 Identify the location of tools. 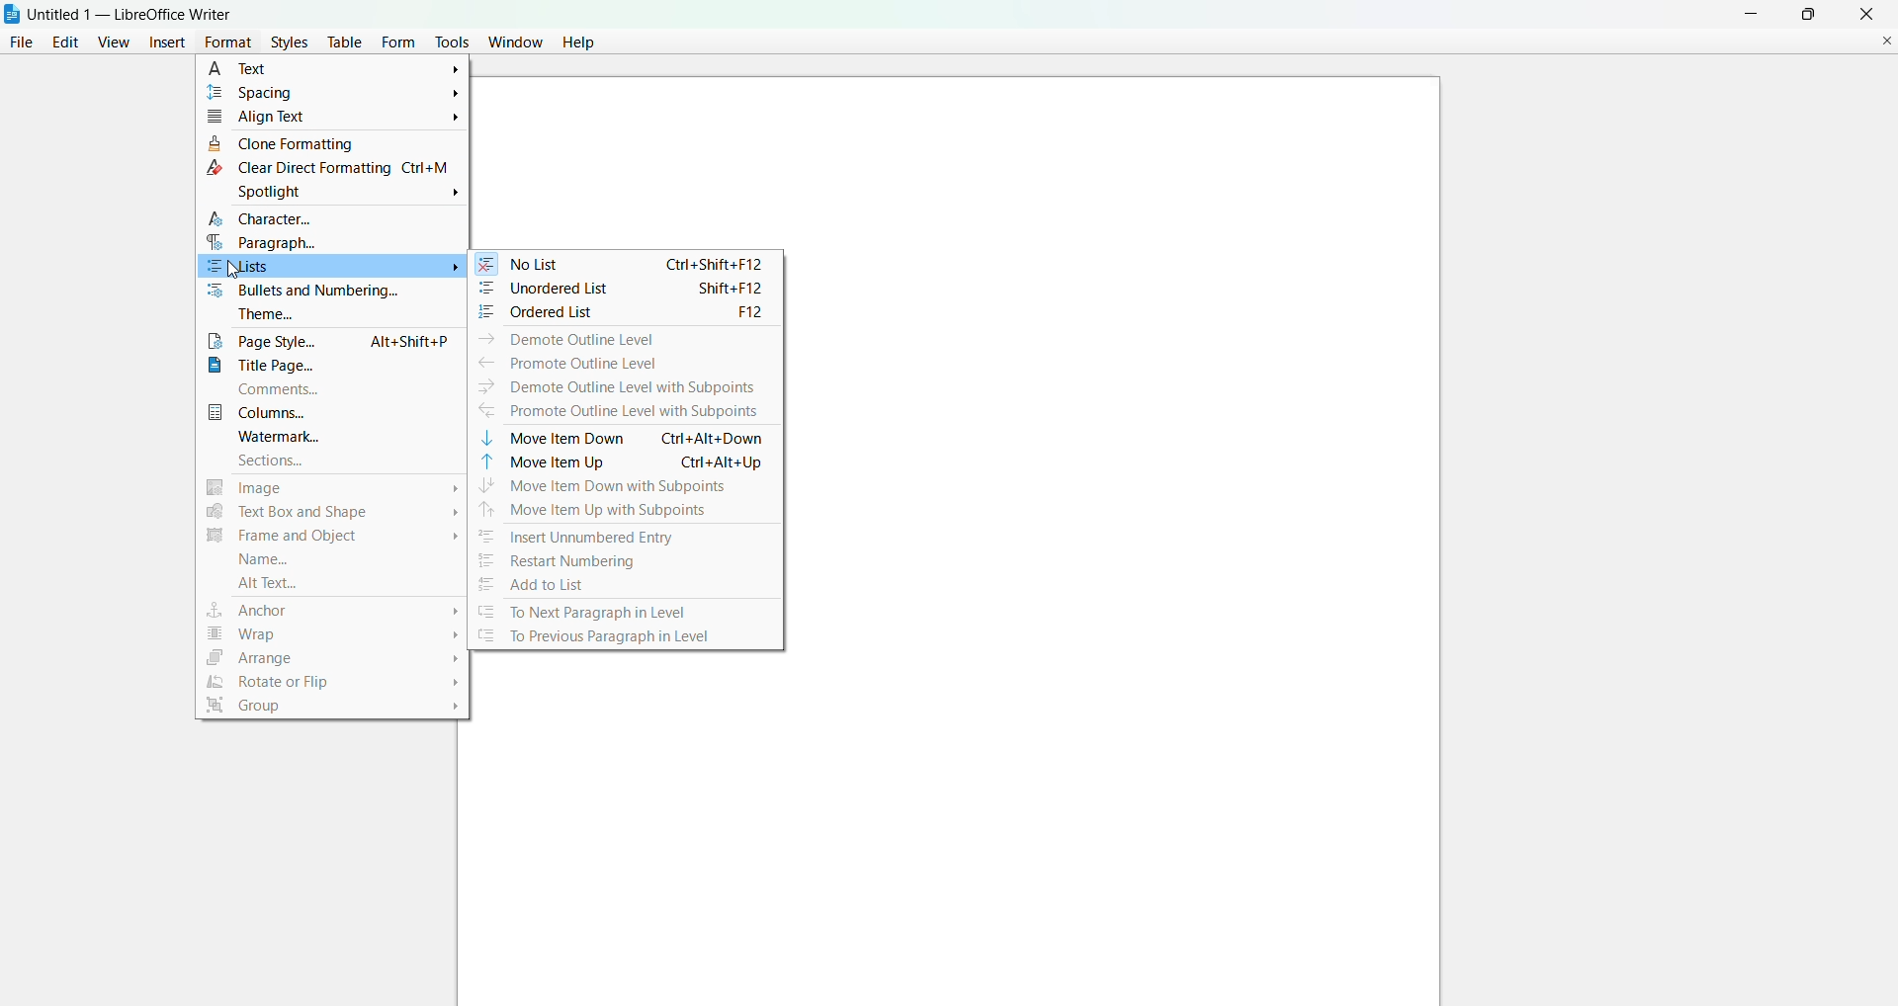
(452, 41).